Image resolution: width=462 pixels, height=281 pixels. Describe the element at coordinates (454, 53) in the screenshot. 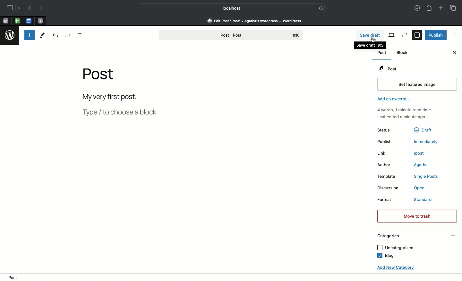

I see `Close` at that location.